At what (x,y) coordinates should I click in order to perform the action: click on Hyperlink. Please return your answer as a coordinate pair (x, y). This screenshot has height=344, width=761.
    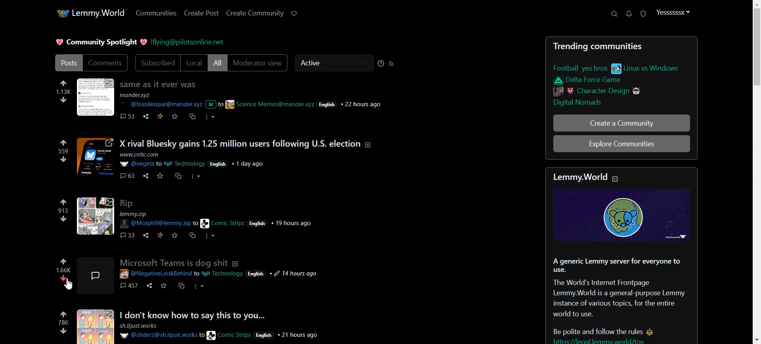
    Looking at the image, I should click on (189, 43).